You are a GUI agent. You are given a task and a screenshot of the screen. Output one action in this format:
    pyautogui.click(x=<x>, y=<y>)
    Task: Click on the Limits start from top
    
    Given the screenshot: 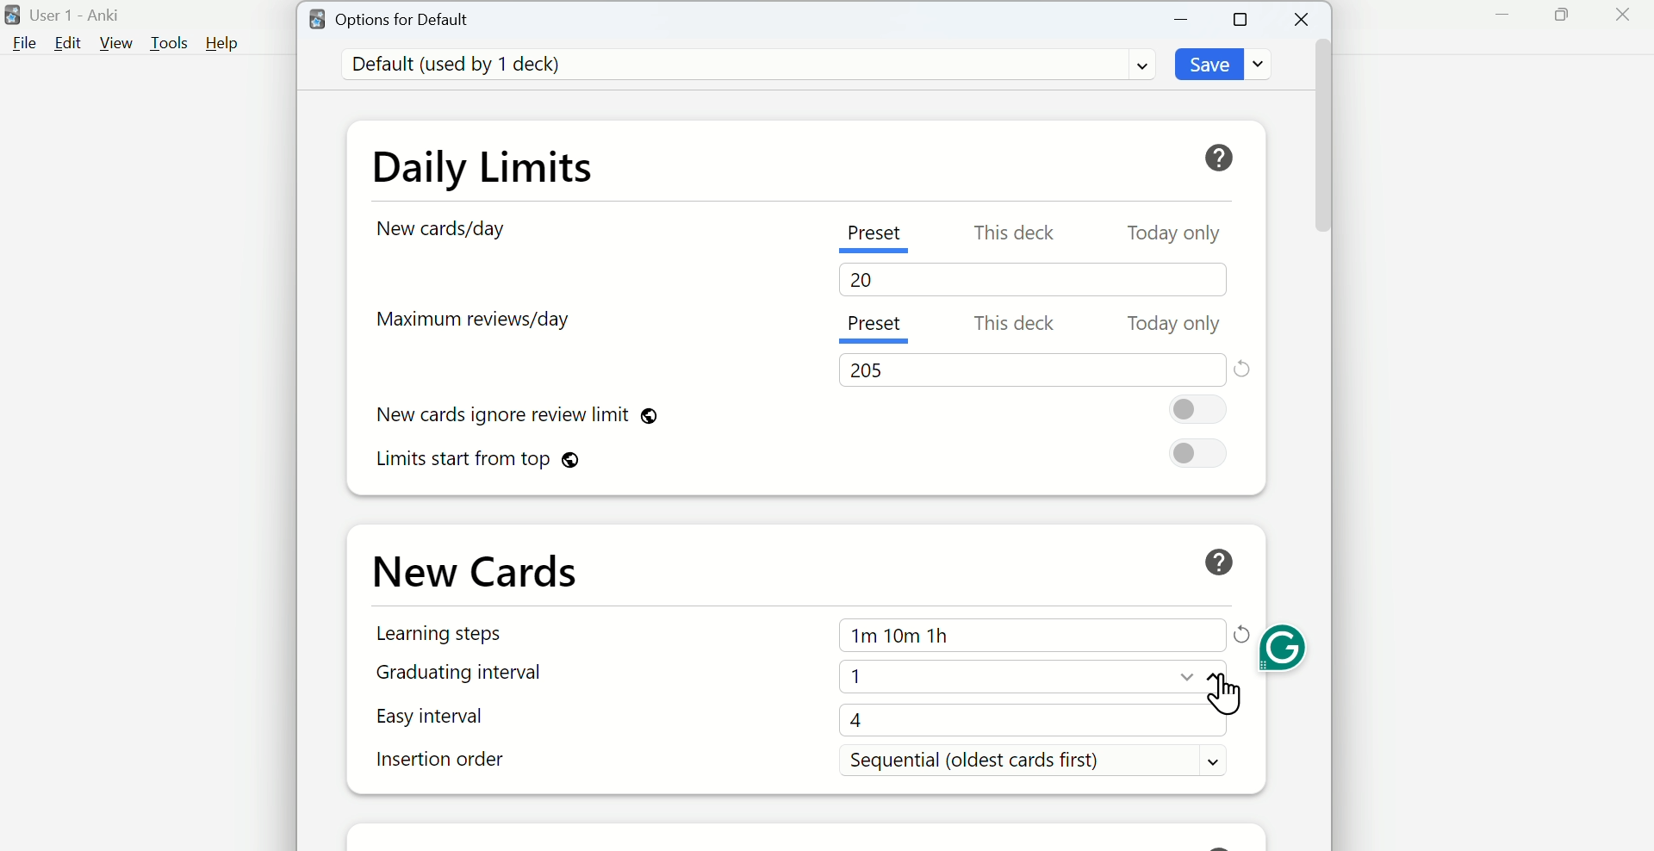 What is the action you would take?
    pyautogui.click(x=479, y=462)
    